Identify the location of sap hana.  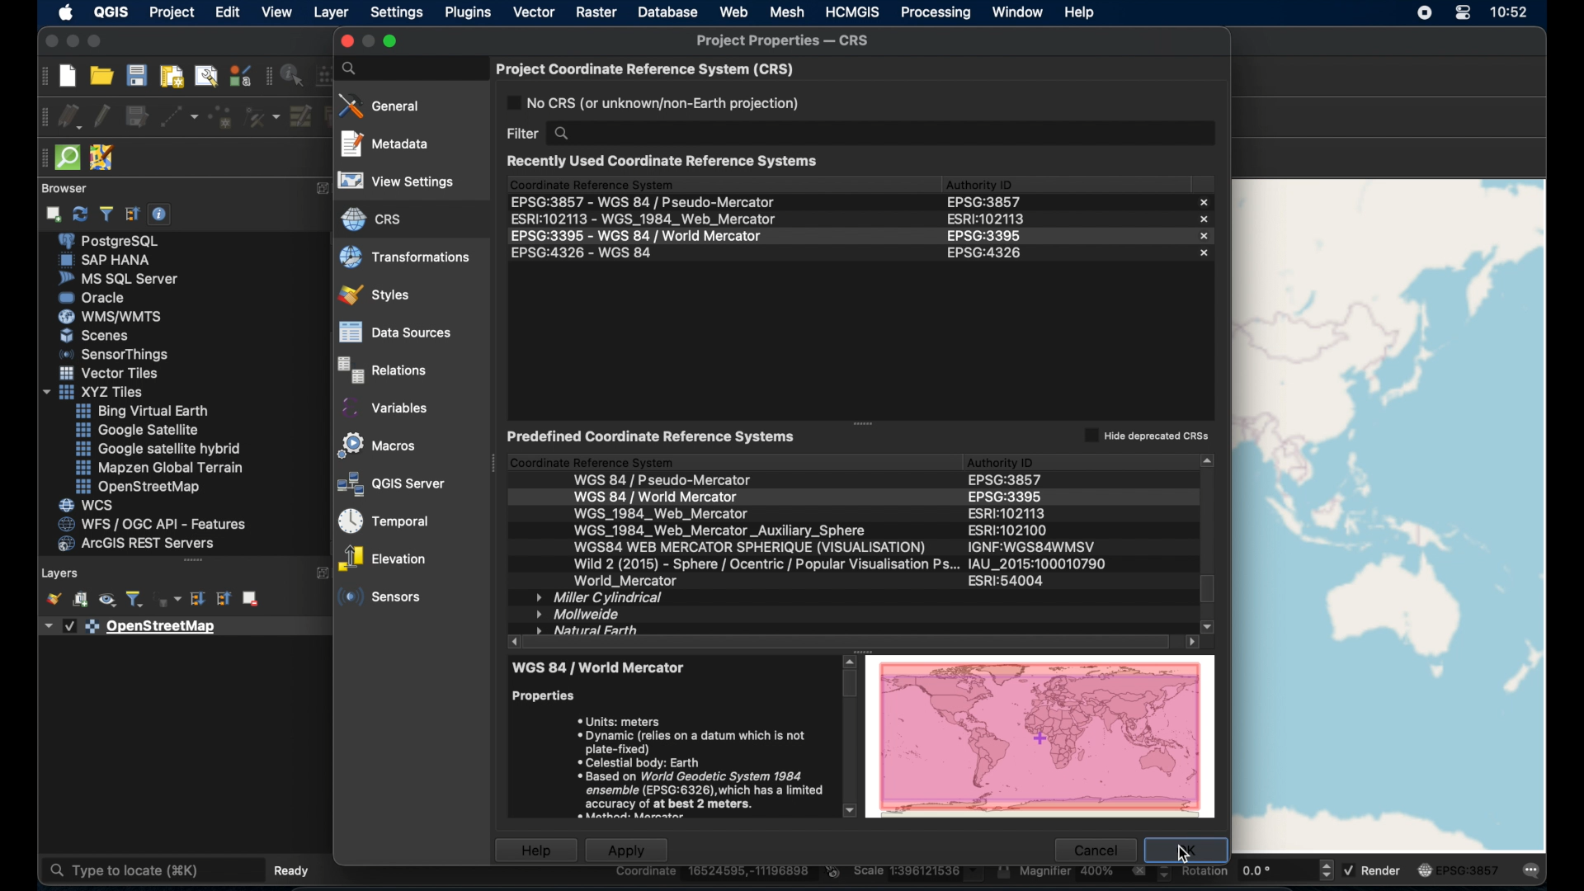
(106, 261).